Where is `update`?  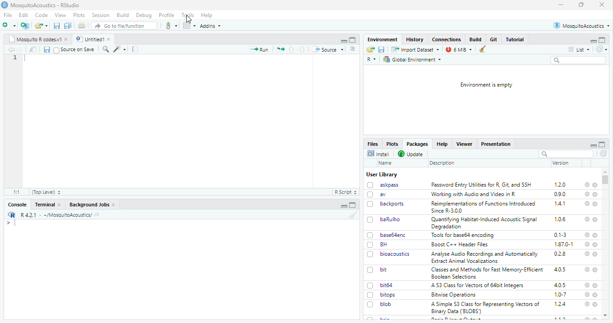
update is located at coordinates (412, 154).